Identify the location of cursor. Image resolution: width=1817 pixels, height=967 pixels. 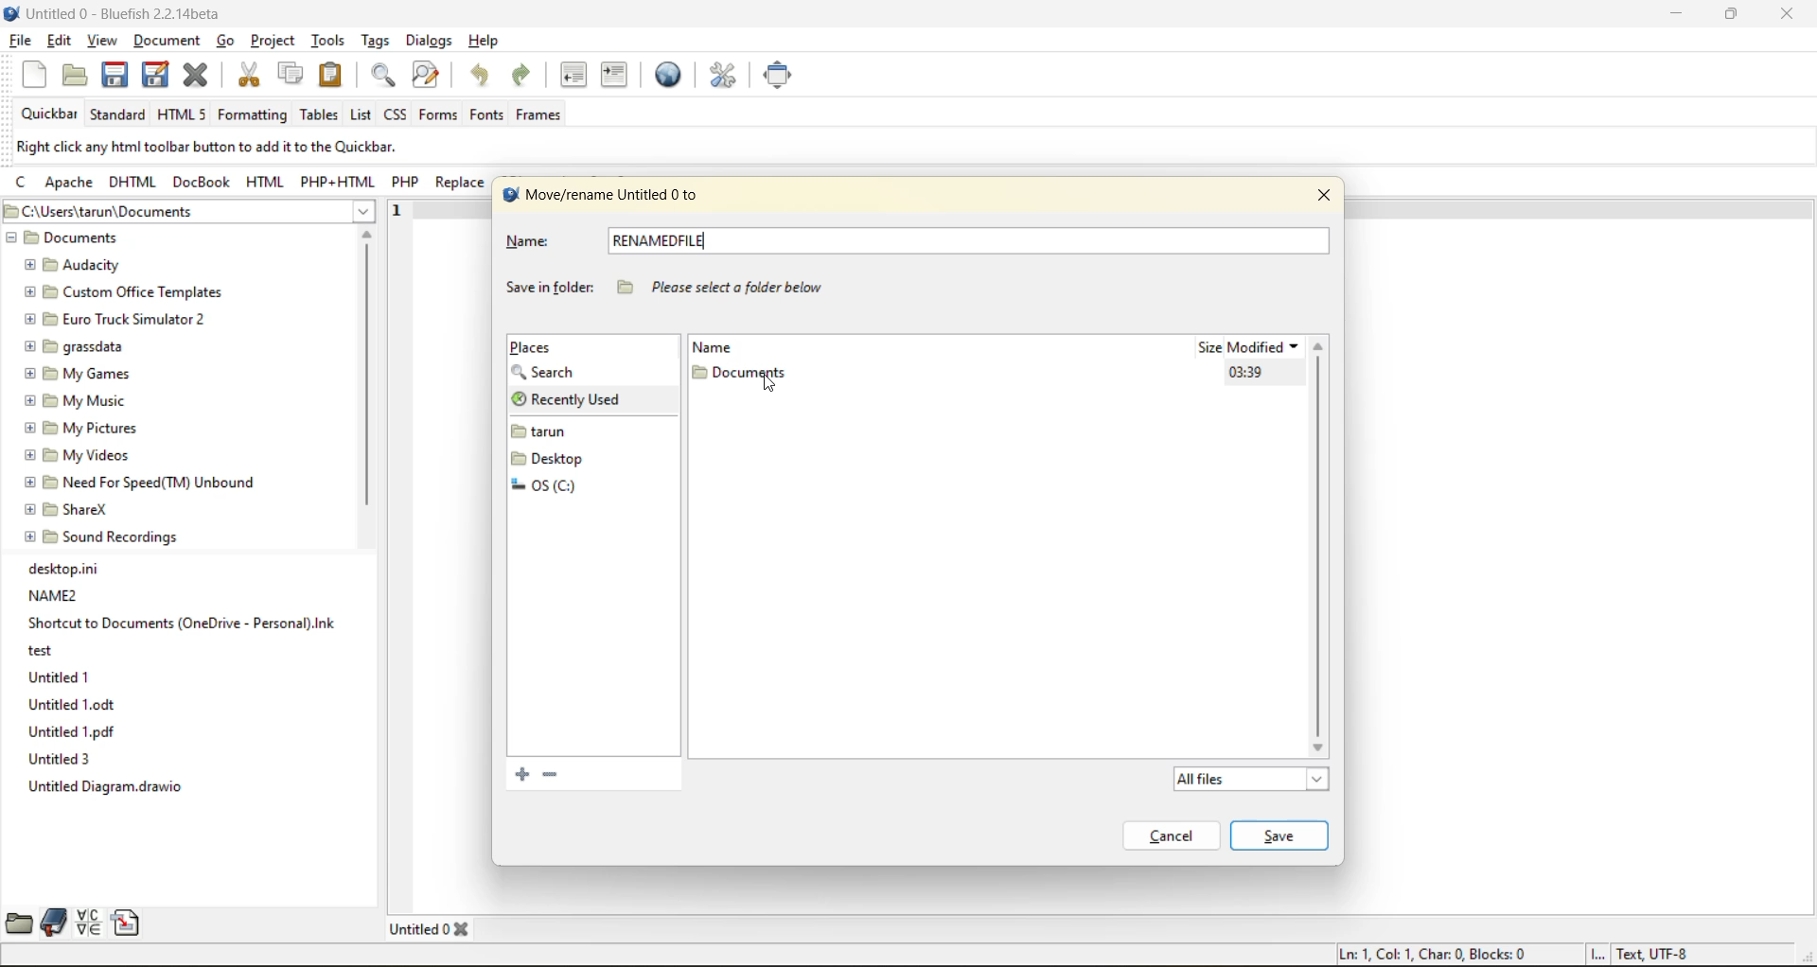
(776, 388).